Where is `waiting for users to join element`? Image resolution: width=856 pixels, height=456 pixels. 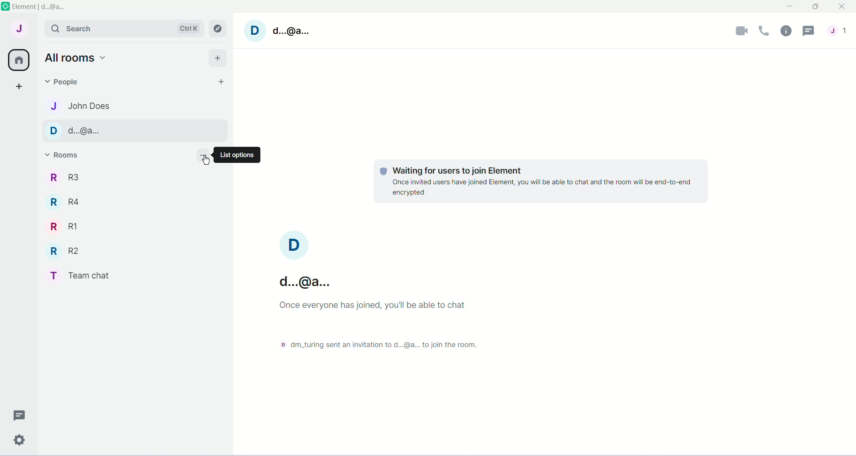 waiting for users to join element is located at coordinates (470, 168).